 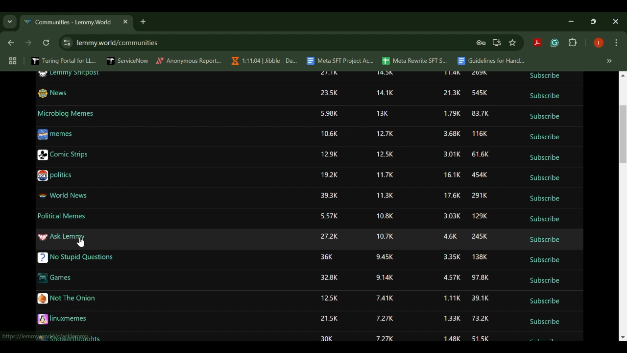 What do you see at coordinates (56, 176) in the screenshot?
I see `politics` at bounding box center [56, 176].